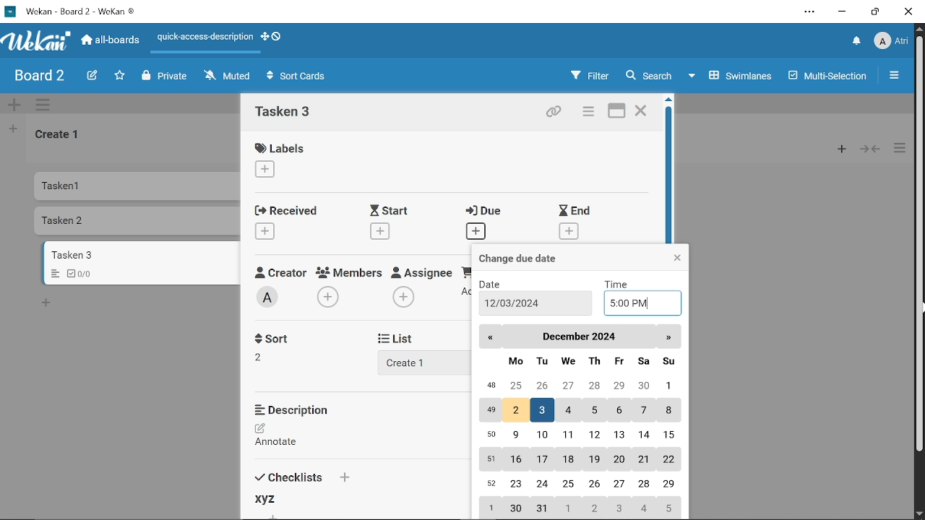  I want to click on Card actions, so click(587, 113).